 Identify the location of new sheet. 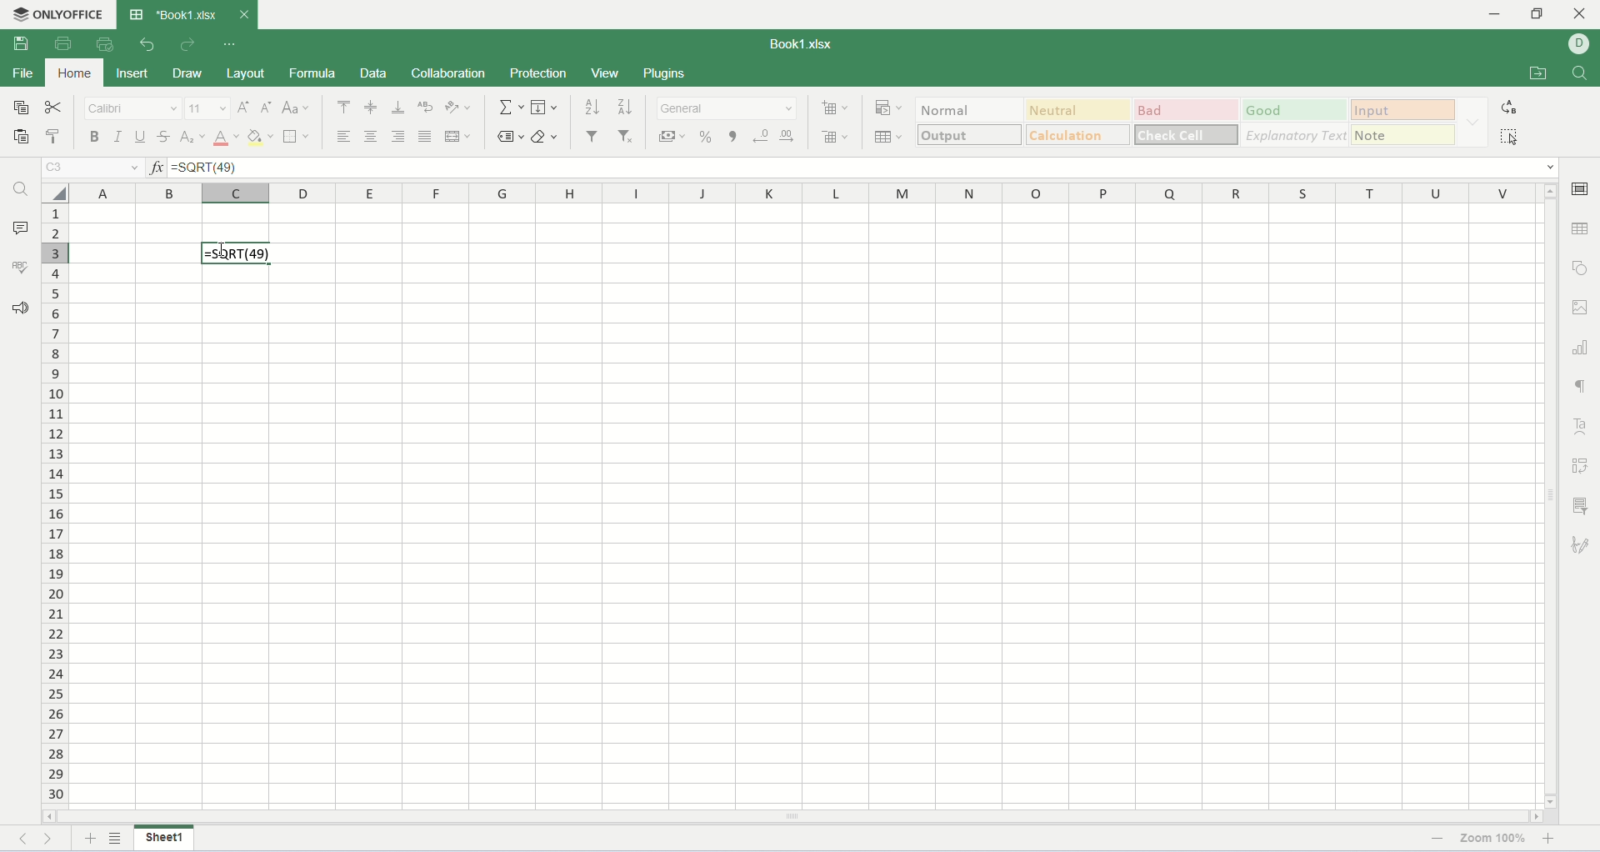
(91, 839).